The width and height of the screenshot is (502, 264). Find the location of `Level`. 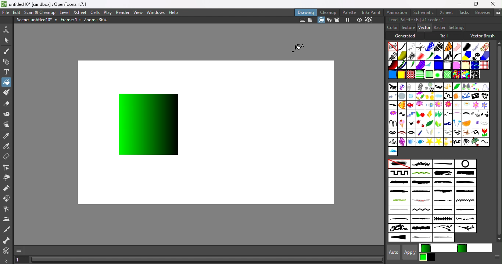

Level is located at coordinates (65, 12).